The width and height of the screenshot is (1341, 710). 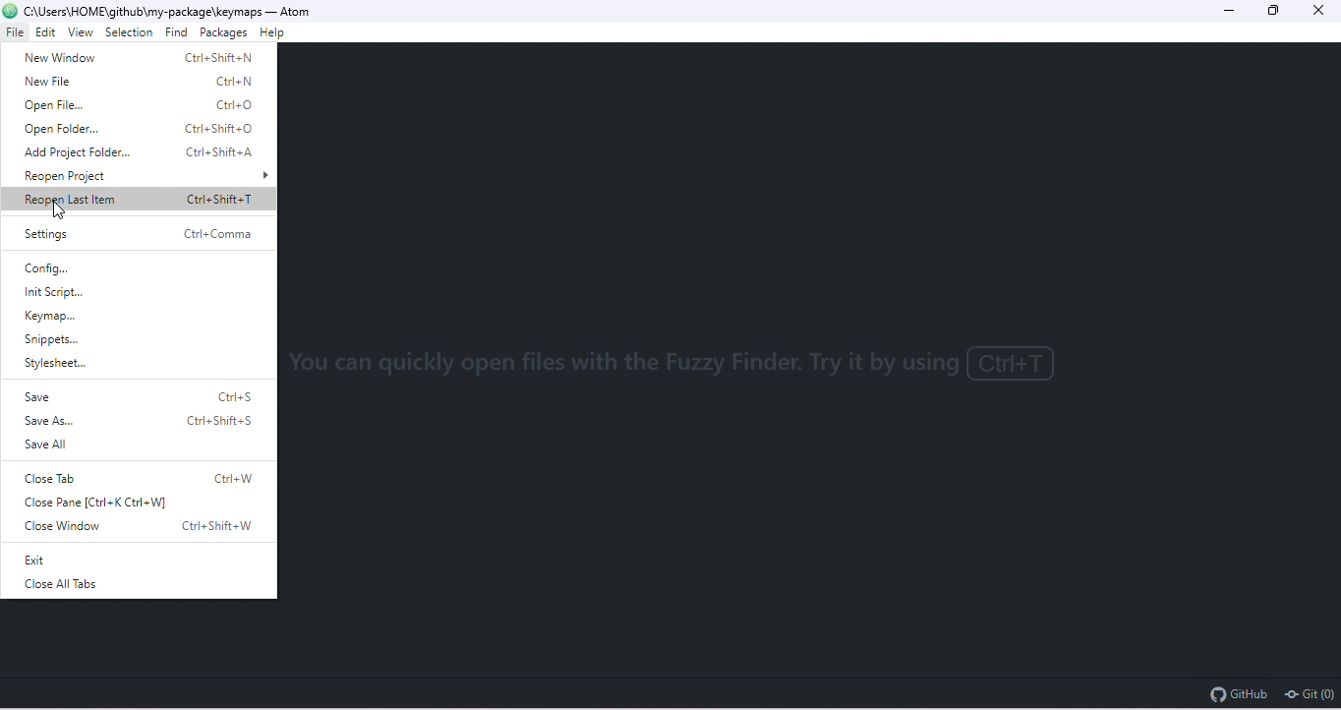 I want to click on edit, so click(x=46, y=32).